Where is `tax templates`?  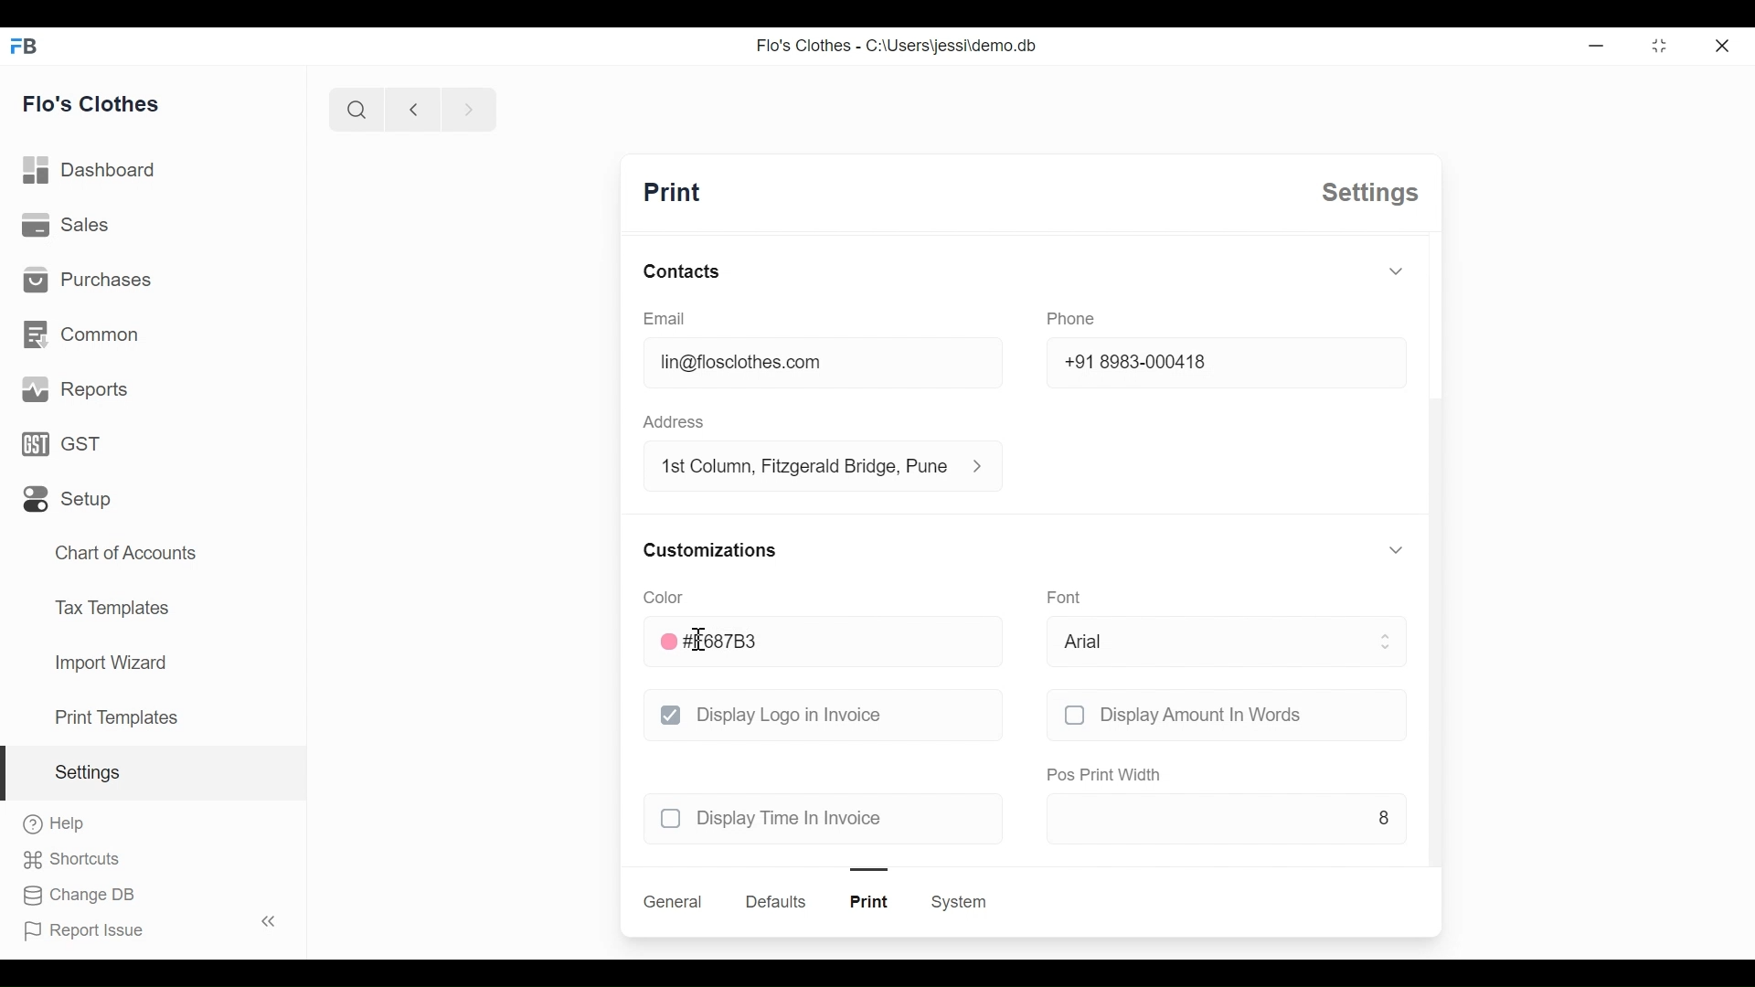 tax templates is located at coordinates (109, 606).